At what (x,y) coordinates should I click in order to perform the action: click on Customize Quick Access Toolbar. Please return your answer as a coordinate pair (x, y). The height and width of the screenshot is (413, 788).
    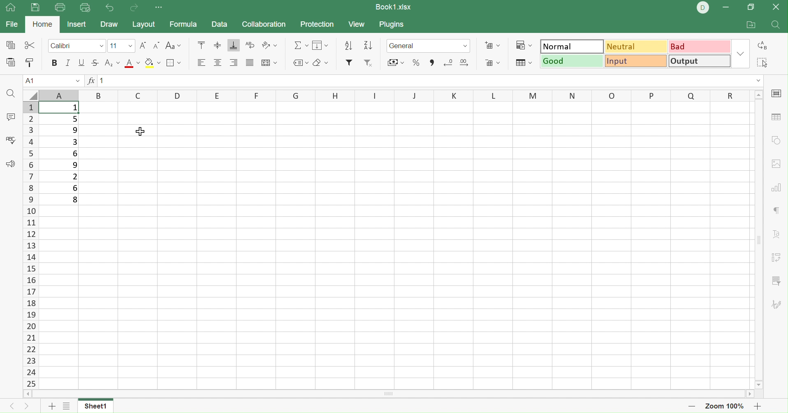
    Looking at the image, I should click on (160, 8).